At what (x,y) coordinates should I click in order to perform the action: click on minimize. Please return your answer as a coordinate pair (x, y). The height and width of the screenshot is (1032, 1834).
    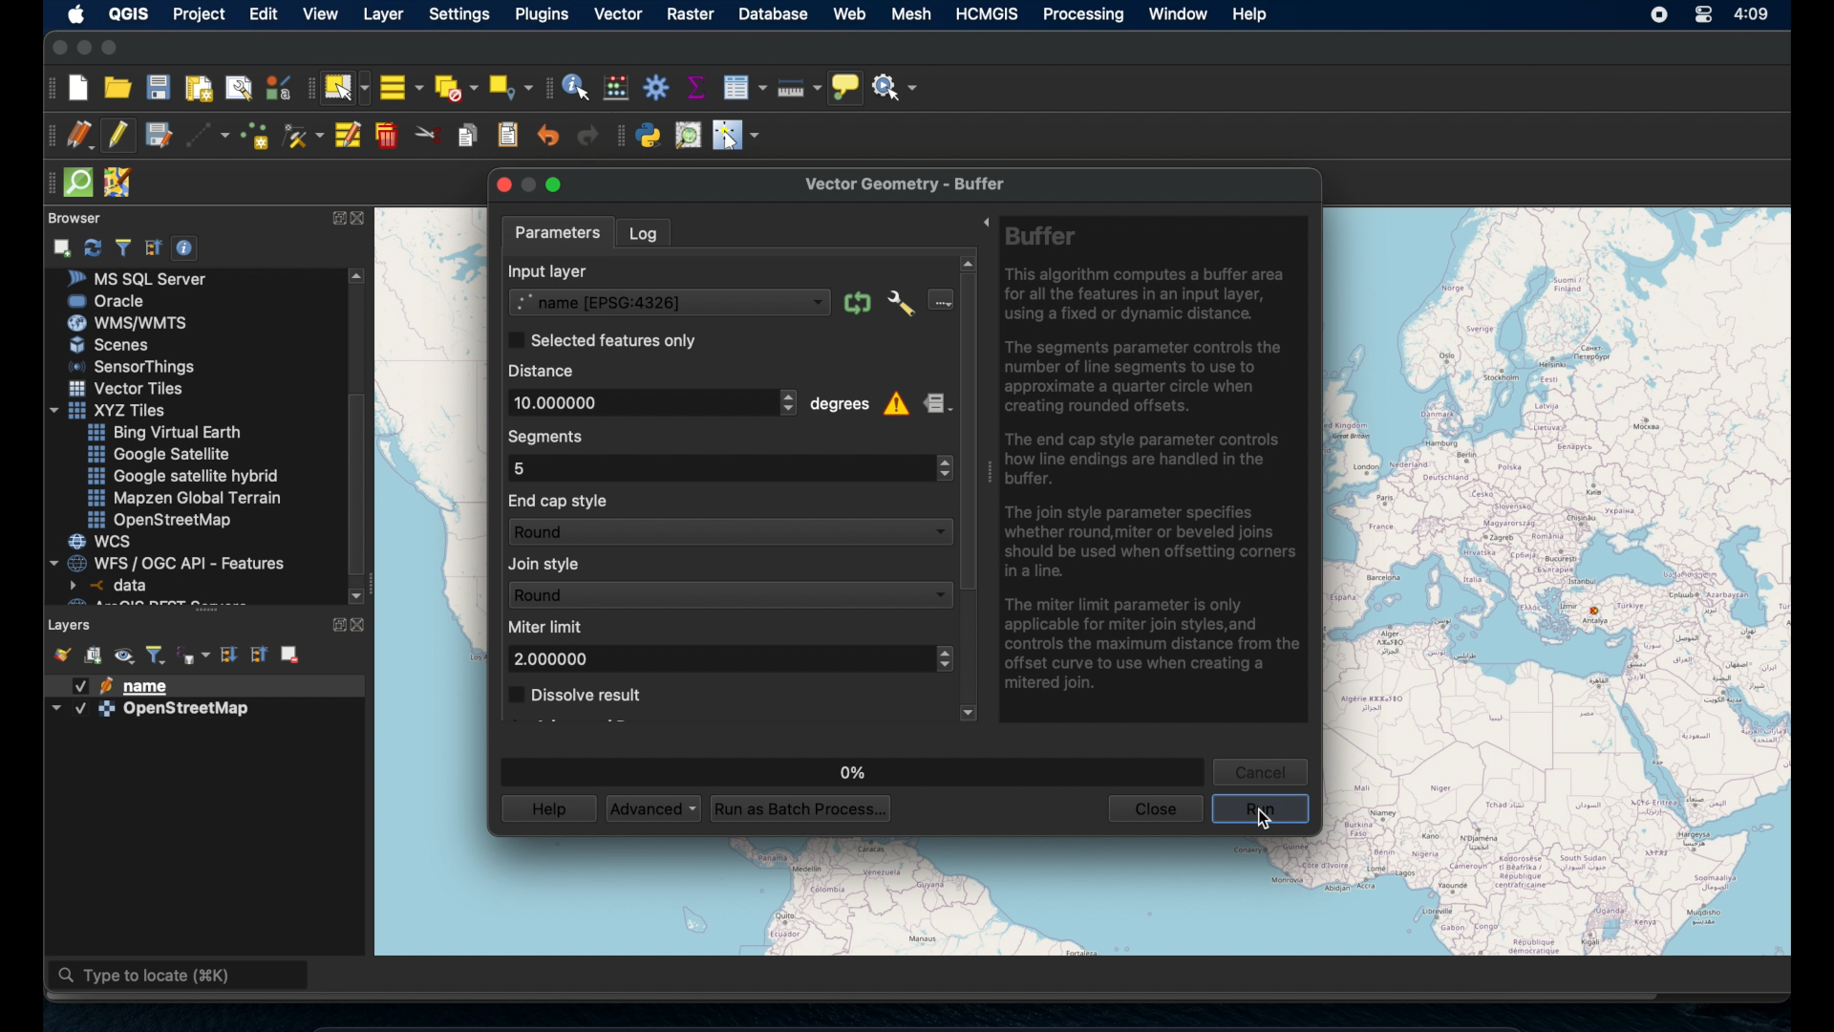
    Looking at the image, I should click on (82, 48).